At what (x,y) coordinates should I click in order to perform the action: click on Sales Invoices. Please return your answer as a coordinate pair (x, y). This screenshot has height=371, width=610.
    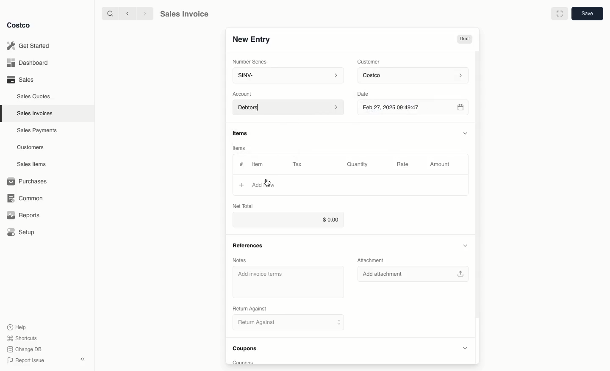
    Looking at the image, I should click on (36, 113).